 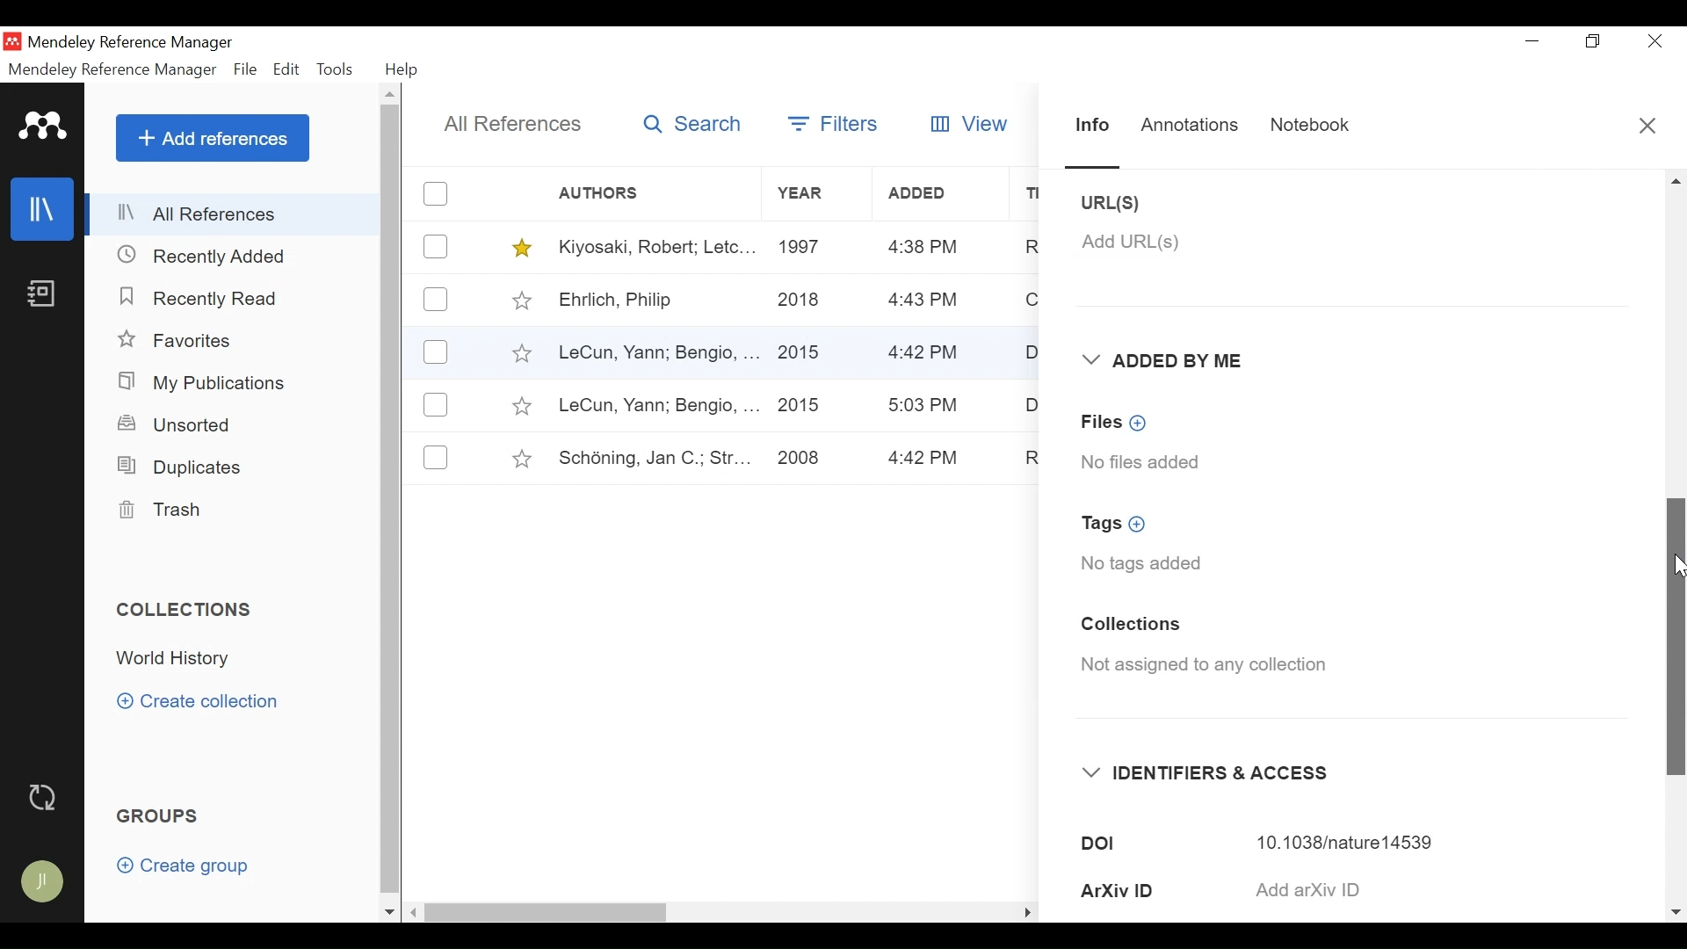 What do you see at coordinates (14, 41) in the screenshot?
I see `Mendeley Desktop Icon` at bounding box center [14, 41].